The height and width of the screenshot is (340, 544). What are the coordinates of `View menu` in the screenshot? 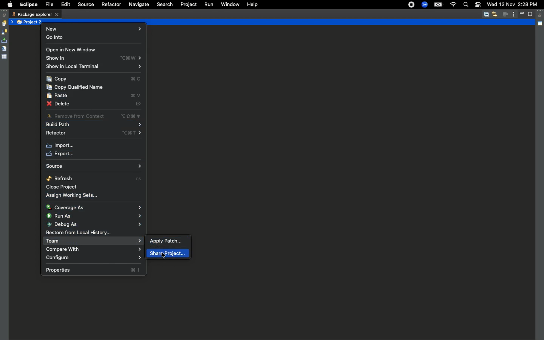 It's located at (514, 14).